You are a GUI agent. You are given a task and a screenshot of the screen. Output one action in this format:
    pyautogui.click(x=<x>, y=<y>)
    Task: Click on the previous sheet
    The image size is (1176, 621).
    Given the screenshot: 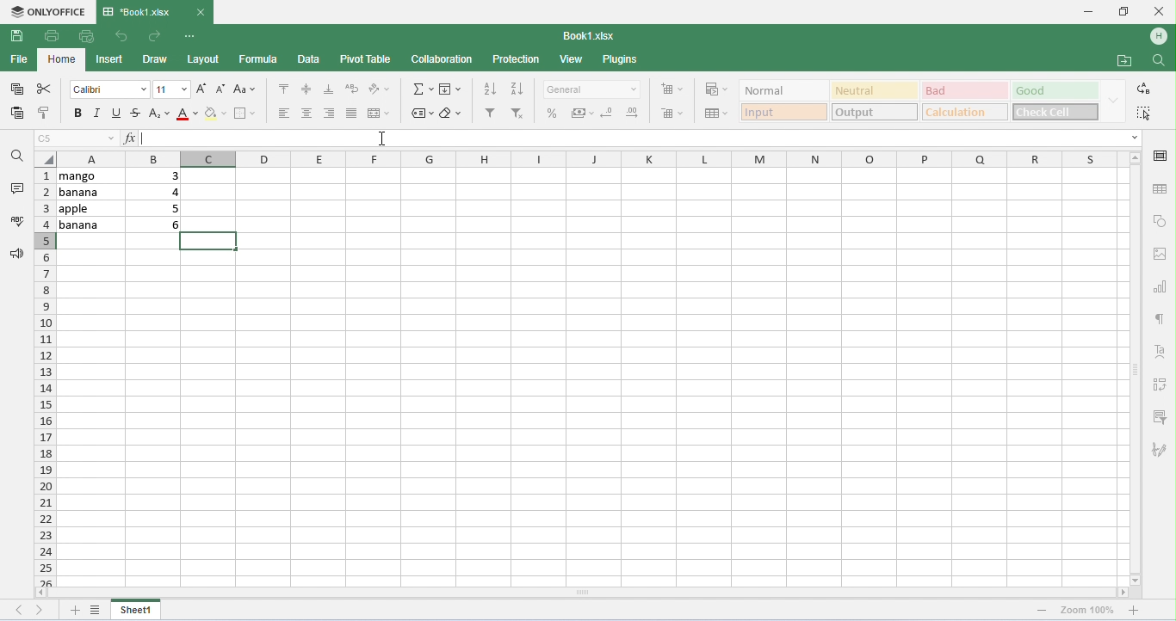 What is the action you would take?
    pyautogui.click(x=21, y=608)
    